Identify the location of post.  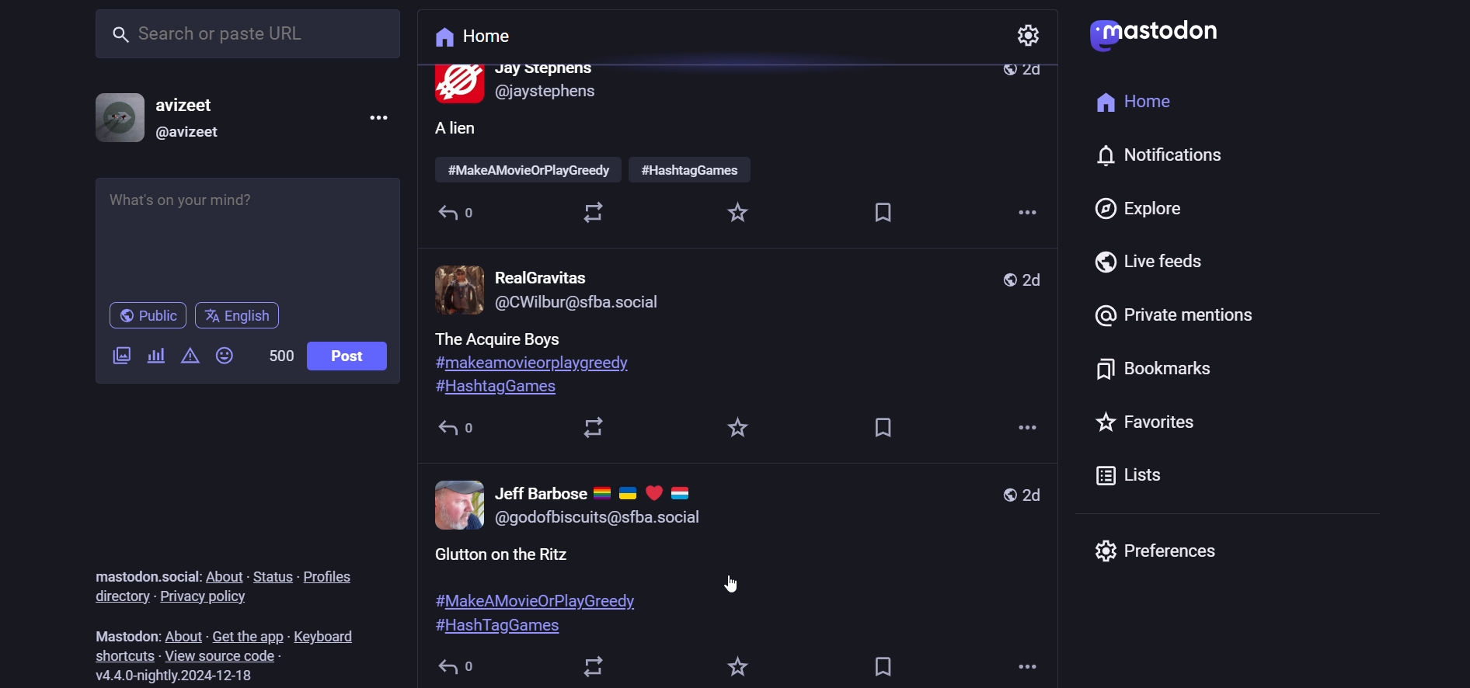
(454, 131).